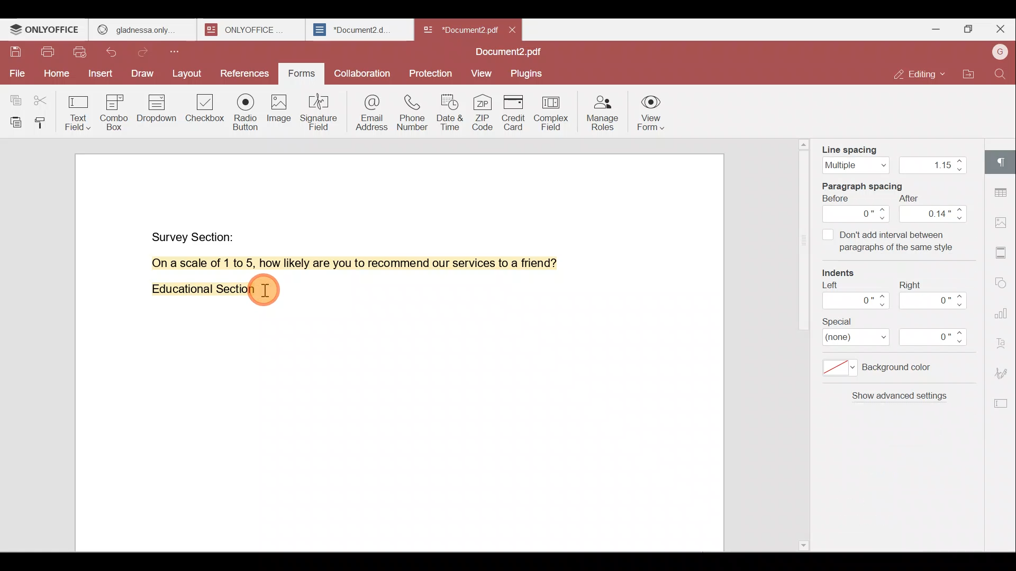 The image size is (1016, 571). What do you see at coordinates (1003, 161) in the screenshot?
I see `Paragraph settings` at bounding box center [1003, 161].